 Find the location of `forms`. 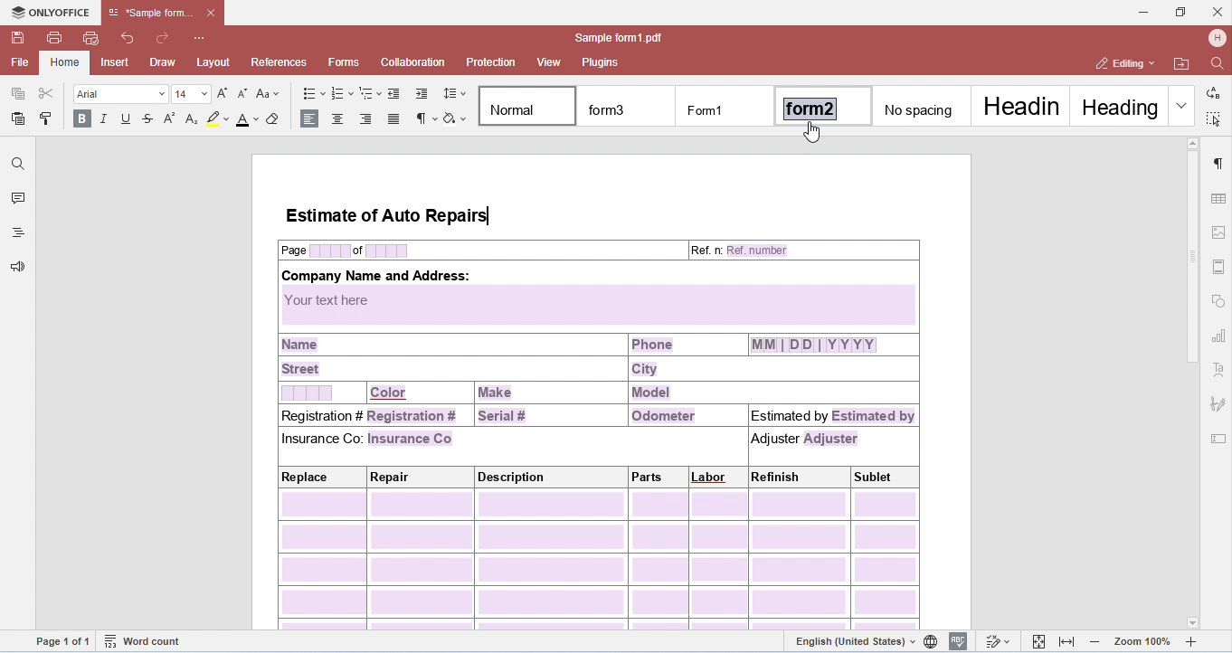

forms is located at coordinates (345, 62).